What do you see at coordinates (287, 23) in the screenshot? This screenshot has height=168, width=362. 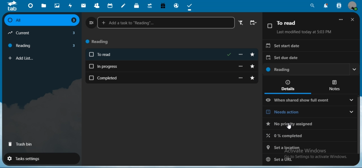 I see `To read` at bounding box center [287, 23].